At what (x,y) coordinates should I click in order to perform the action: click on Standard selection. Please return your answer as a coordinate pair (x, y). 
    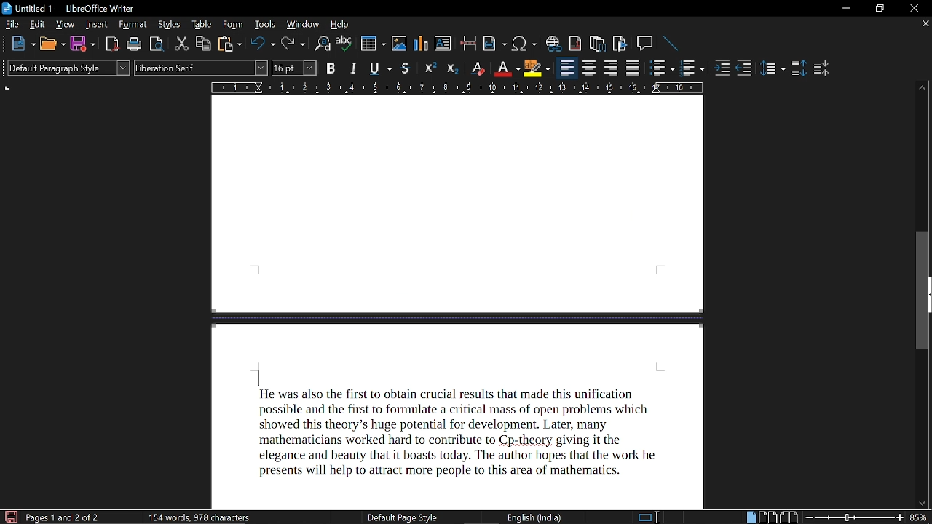
    Looking at the image, I should click on (643, 517).